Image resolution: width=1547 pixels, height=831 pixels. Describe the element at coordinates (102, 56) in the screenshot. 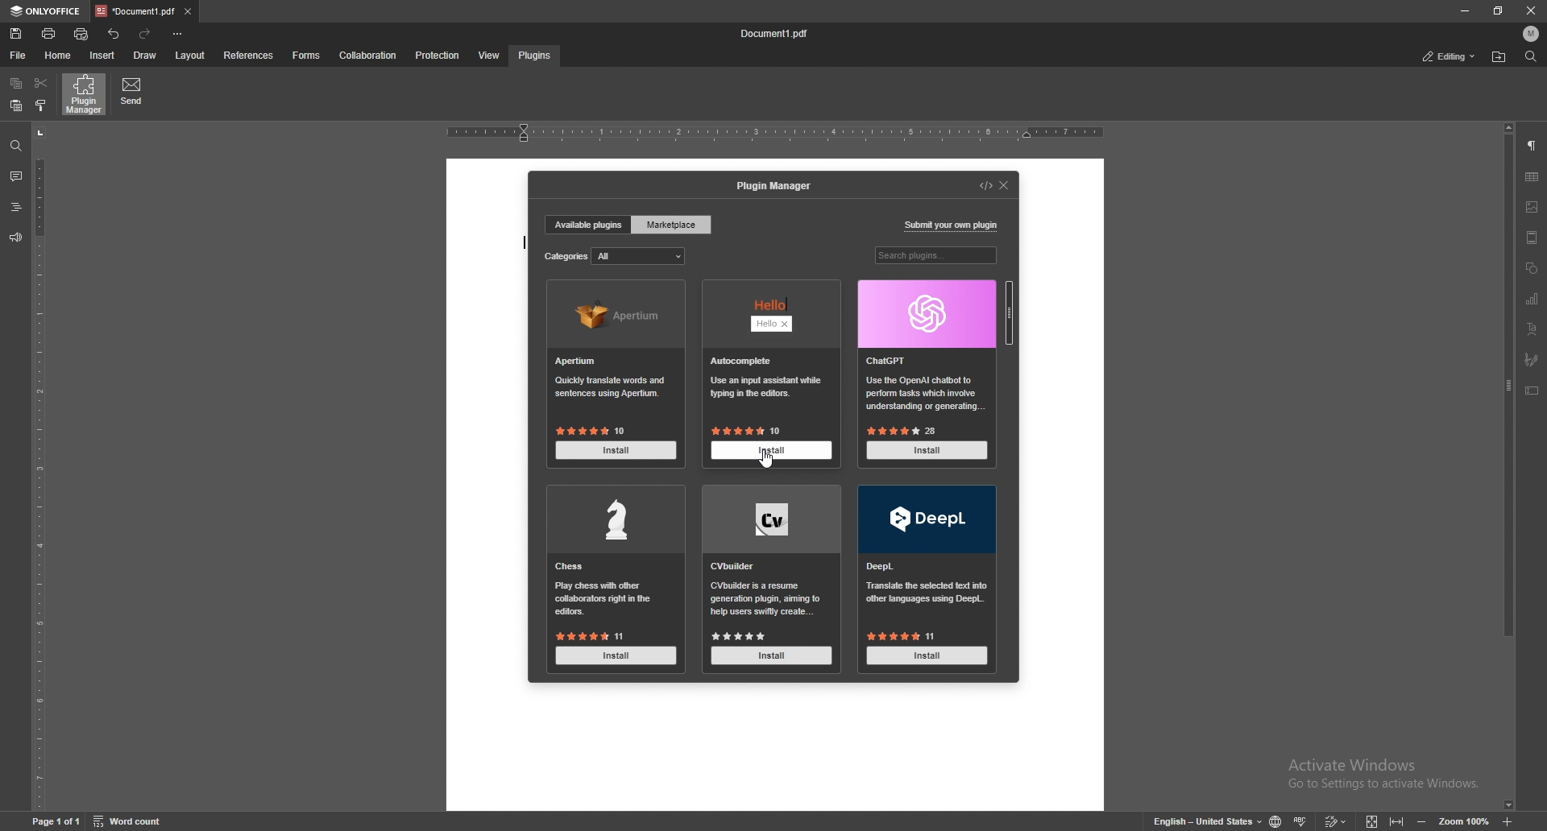

I see `insert` at that location.